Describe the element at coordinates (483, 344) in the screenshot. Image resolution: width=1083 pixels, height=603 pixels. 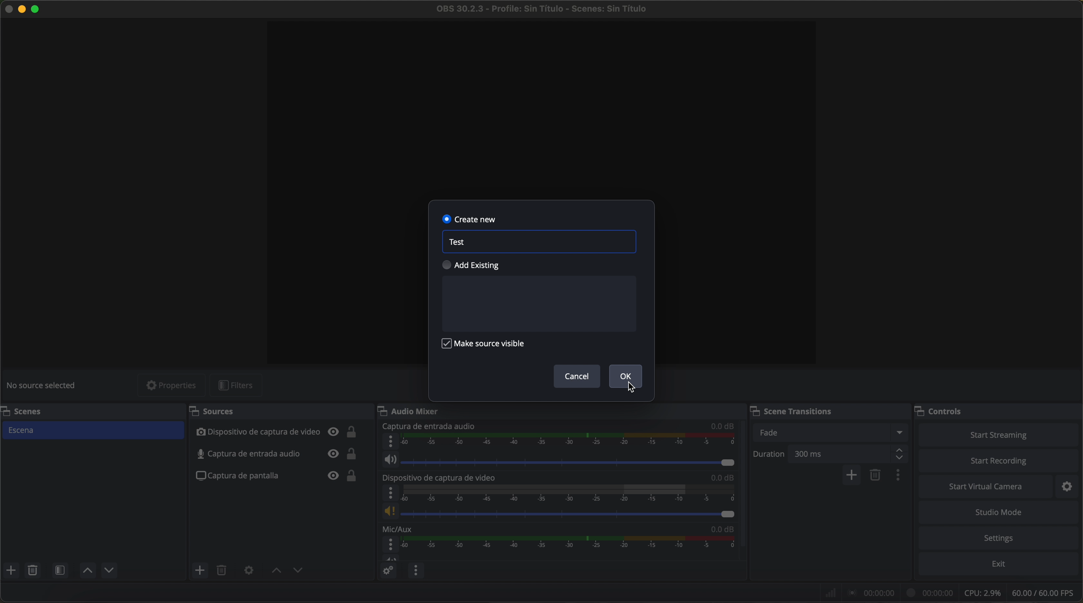
I see `make source visibile` at that location.